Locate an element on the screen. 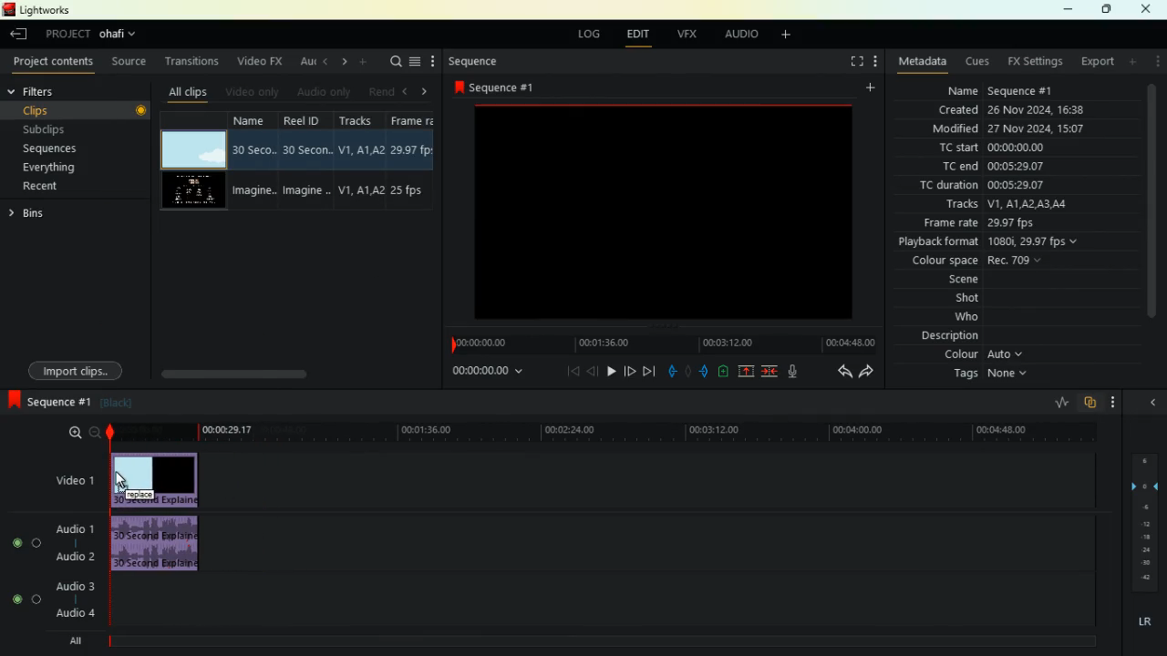 This screenshot has height=656, width=1167. 30 seco is located at coordinates (253, 151).